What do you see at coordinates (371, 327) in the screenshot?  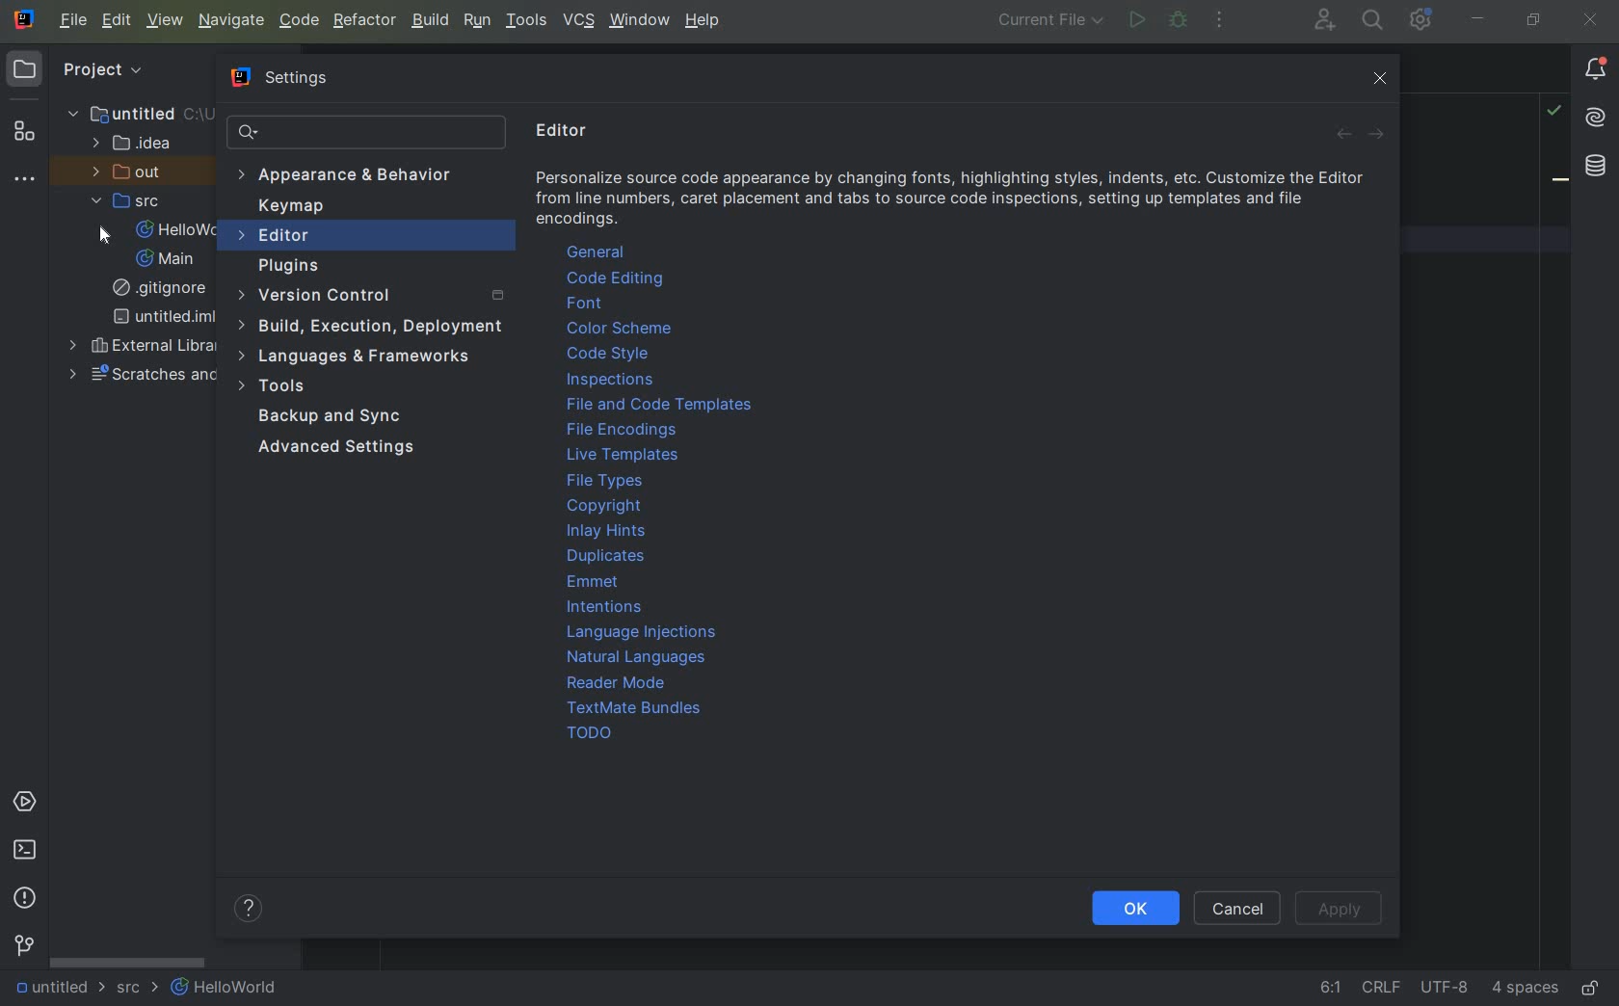 I see `build, execution, deployment` at bounding box center [371, 327].